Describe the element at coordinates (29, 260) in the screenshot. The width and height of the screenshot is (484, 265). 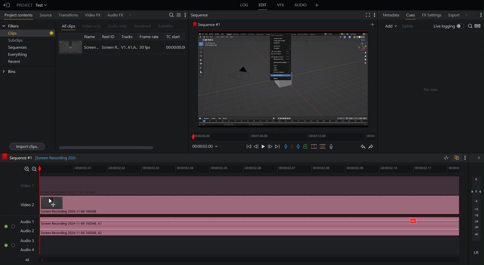
I see `All` at that location.